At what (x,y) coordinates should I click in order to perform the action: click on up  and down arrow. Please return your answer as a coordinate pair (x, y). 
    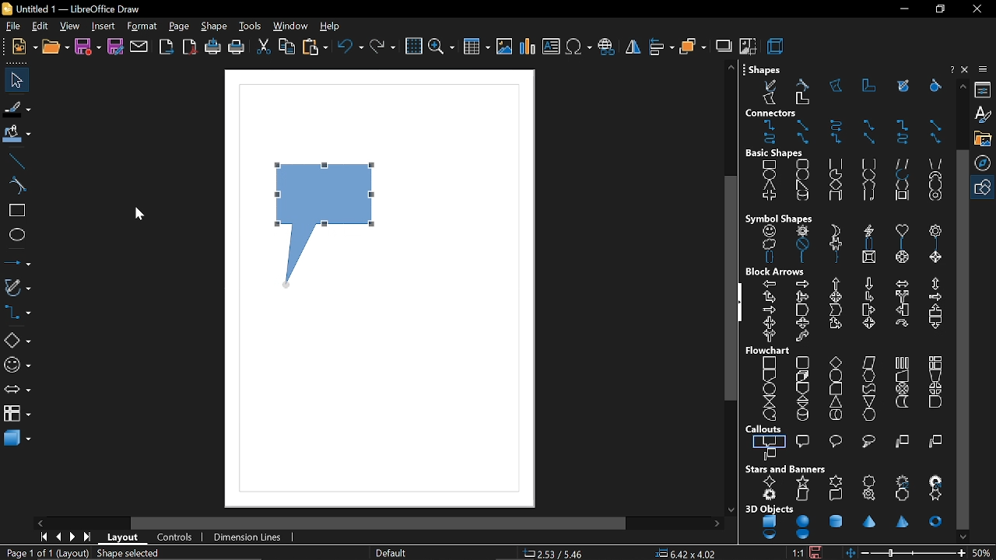
    Looking at the image, I should click on (934, 284).